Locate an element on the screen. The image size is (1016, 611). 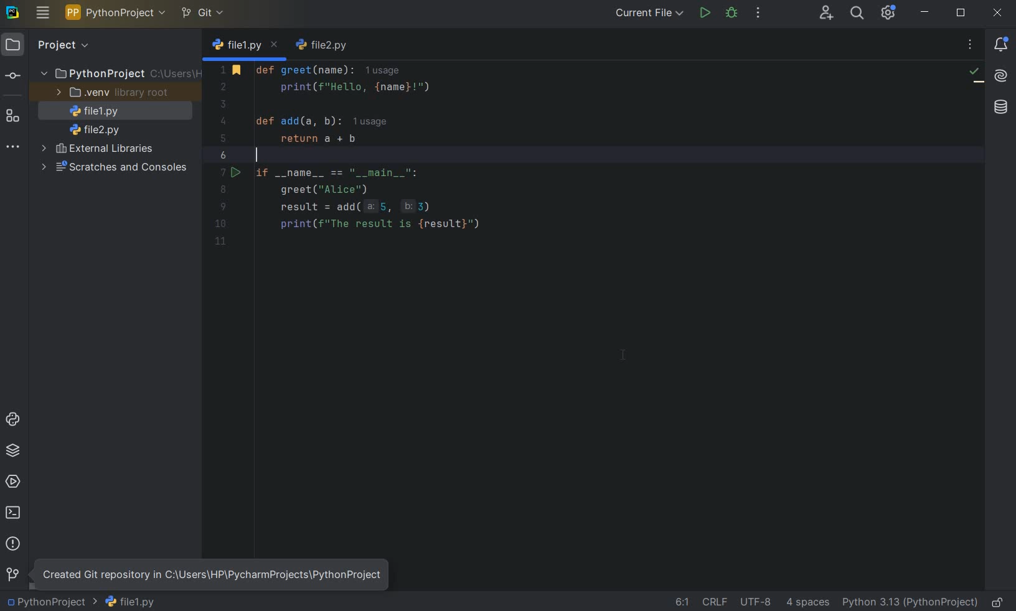
debug is located at coordinates (732, 14).